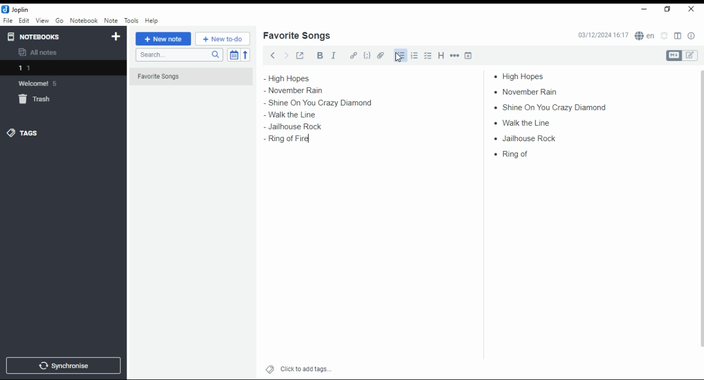  I want to click on icon, so click(16, 9).